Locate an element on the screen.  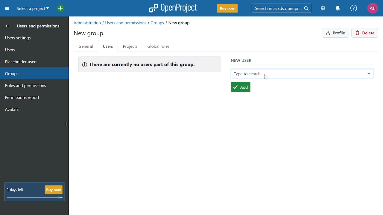
Search is located at coordinates (283, 8).